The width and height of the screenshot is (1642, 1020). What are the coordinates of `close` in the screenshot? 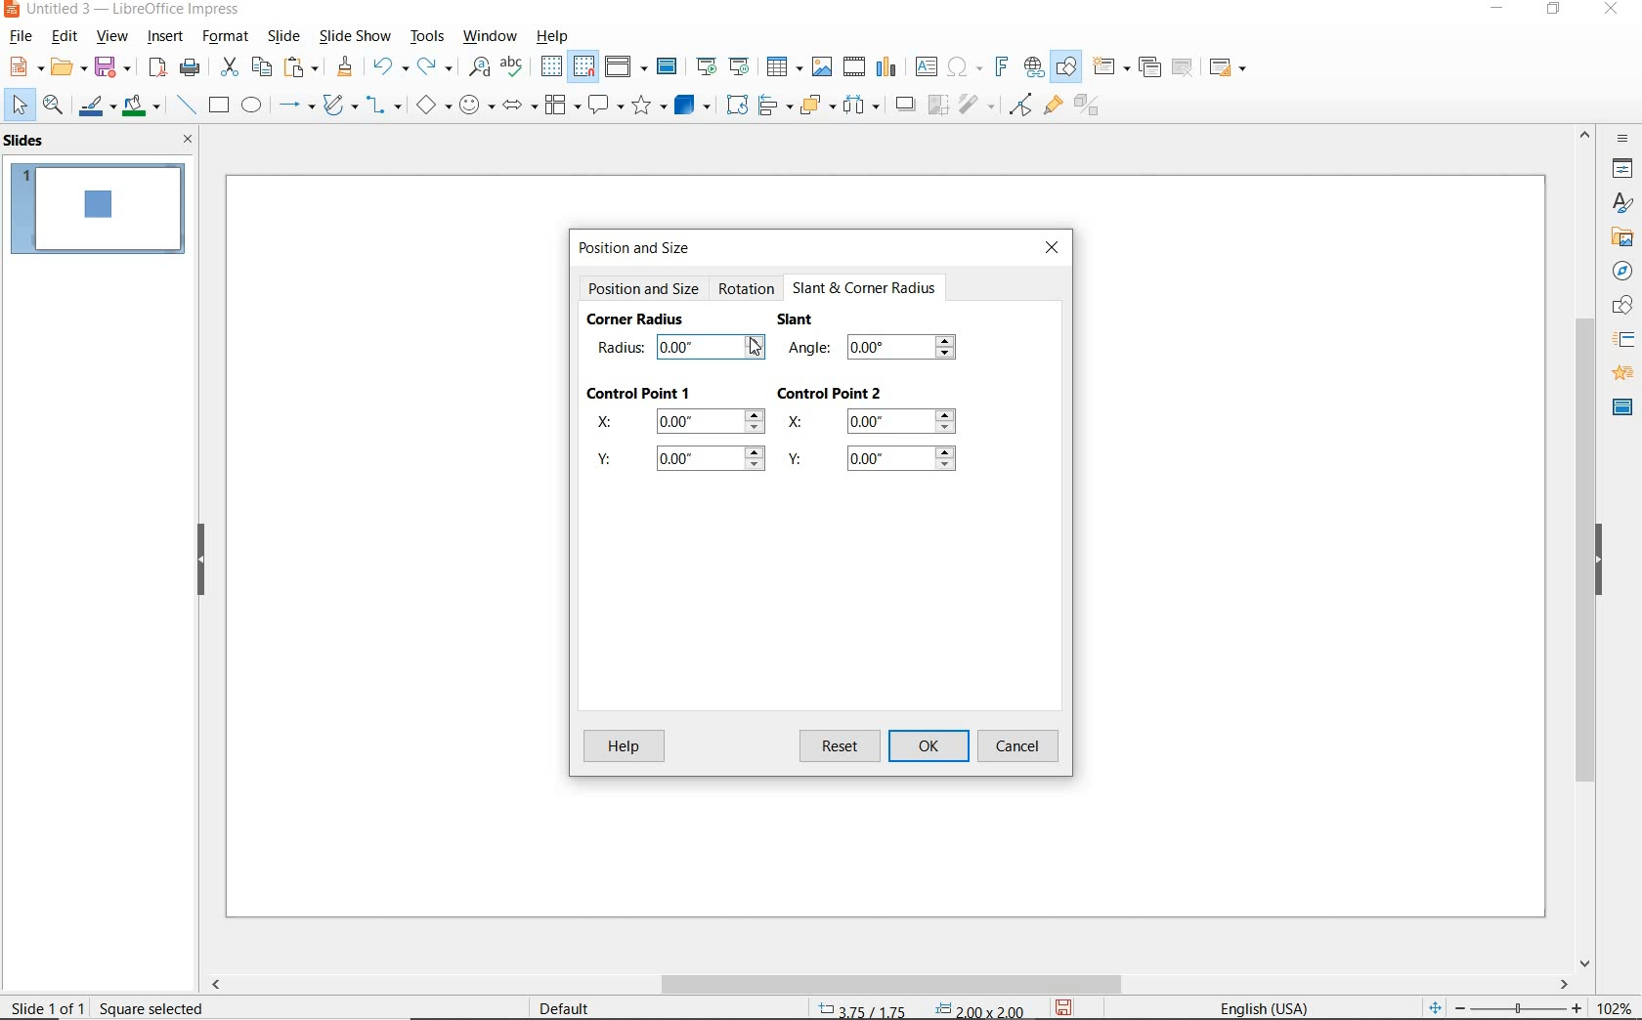 It's located at (189, 139).